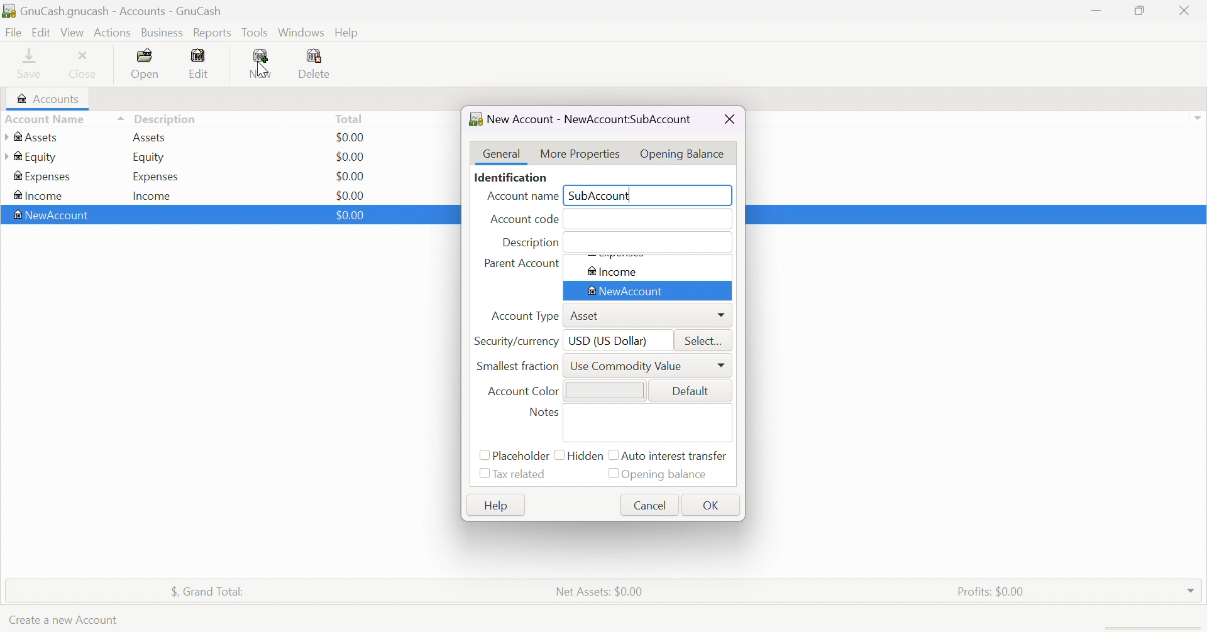 Image resolution: width=1207 pixels, height=632 pixels. Describe the element at coordinates (523, 393) in the screenshot. I see `Account Color` at that location.